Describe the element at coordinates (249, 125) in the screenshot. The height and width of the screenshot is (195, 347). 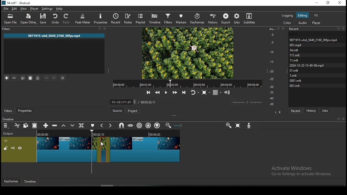
I see `record audio` at that location.